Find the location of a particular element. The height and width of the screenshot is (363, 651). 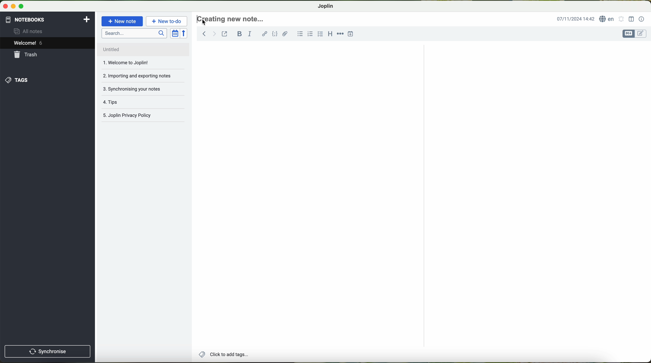

reverse sort order is located at coordinates (184, 33).